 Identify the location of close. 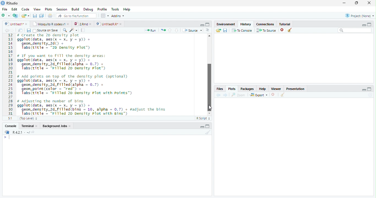
(273, 95).